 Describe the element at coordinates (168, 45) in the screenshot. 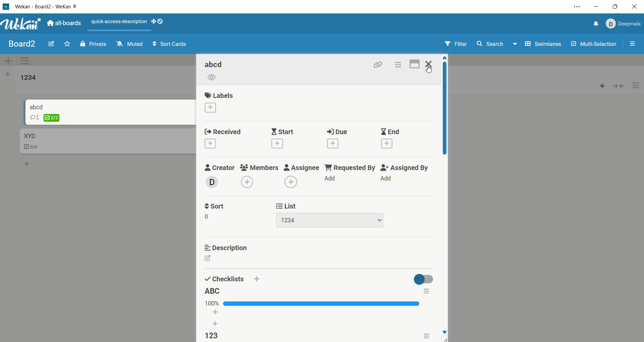

I see `sort cards` at that location.